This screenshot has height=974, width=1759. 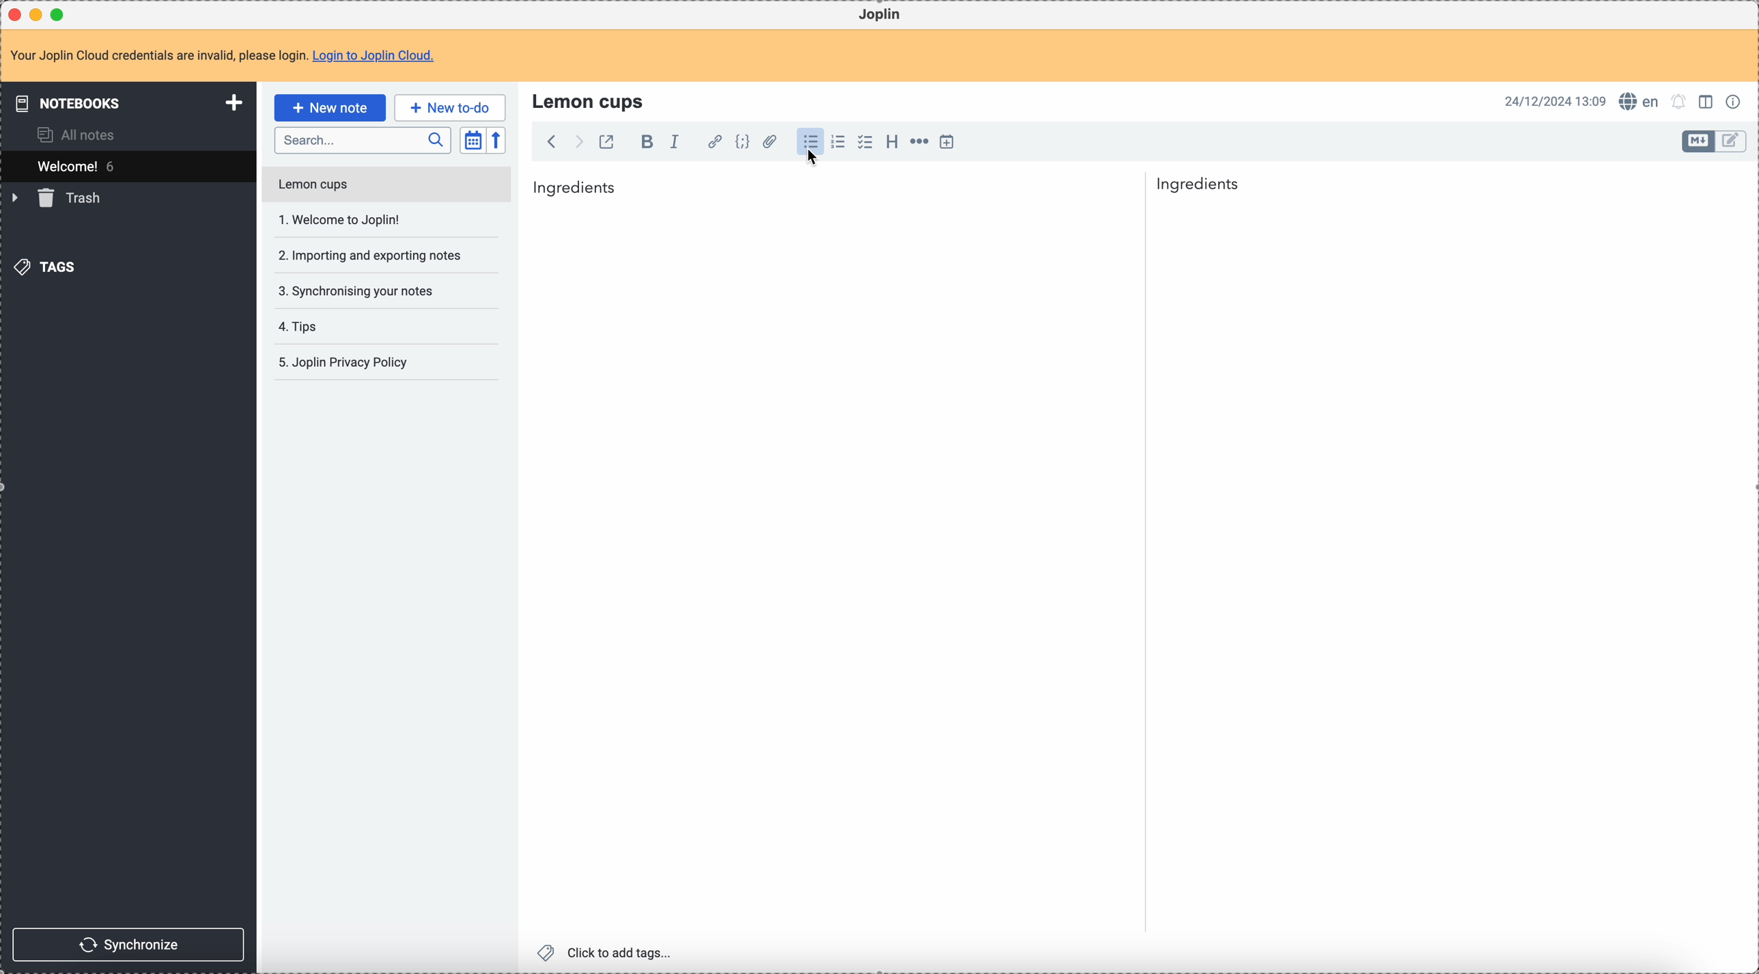 What do you see at coordinates (808, 142) in the screenshot?
I see `bulleted list` at bounding box center [808, 142].